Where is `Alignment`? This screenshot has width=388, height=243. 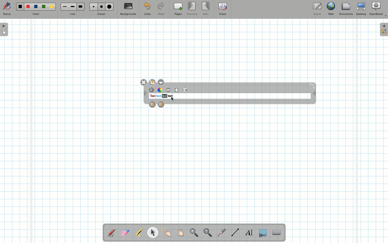
Alignment is located at coordinates (186, 90).